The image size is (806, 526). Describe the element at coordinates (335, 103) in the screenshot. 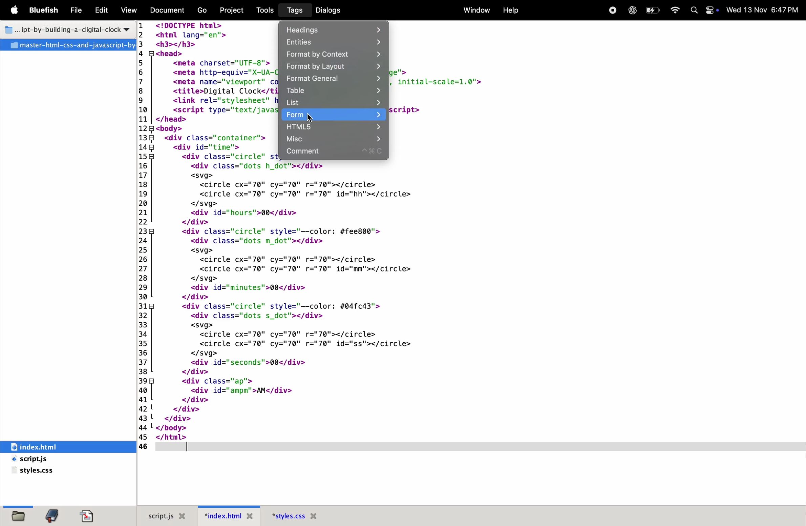

I see `list` at that location.